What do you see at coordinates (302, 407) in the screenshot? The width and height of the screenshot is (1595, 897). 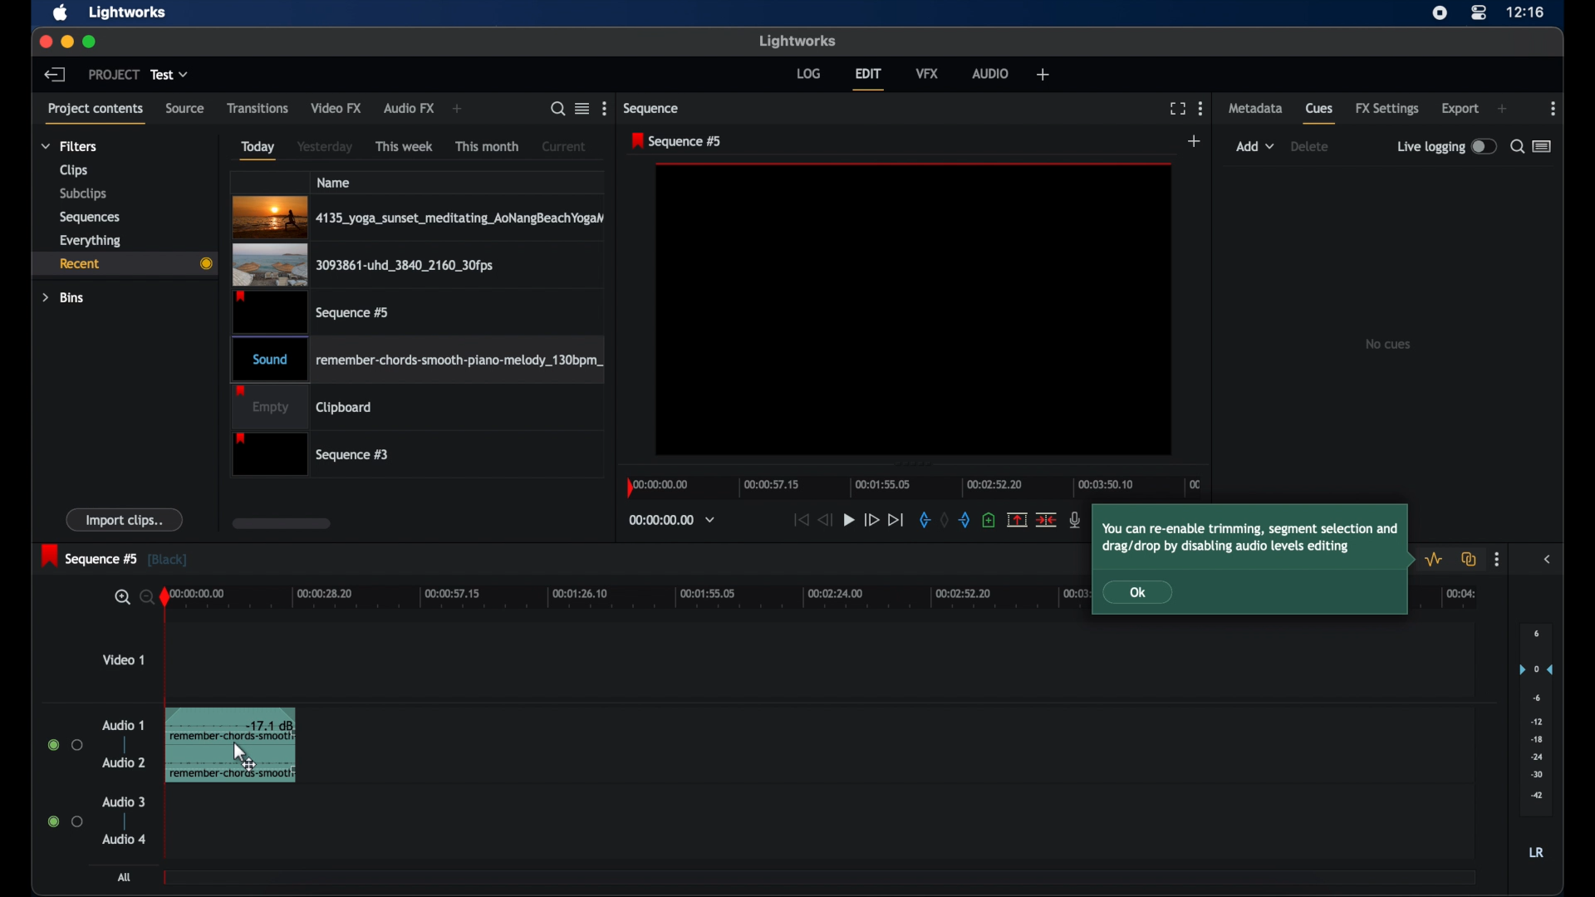 I see `clipboard` at bounding box center [302, 407].